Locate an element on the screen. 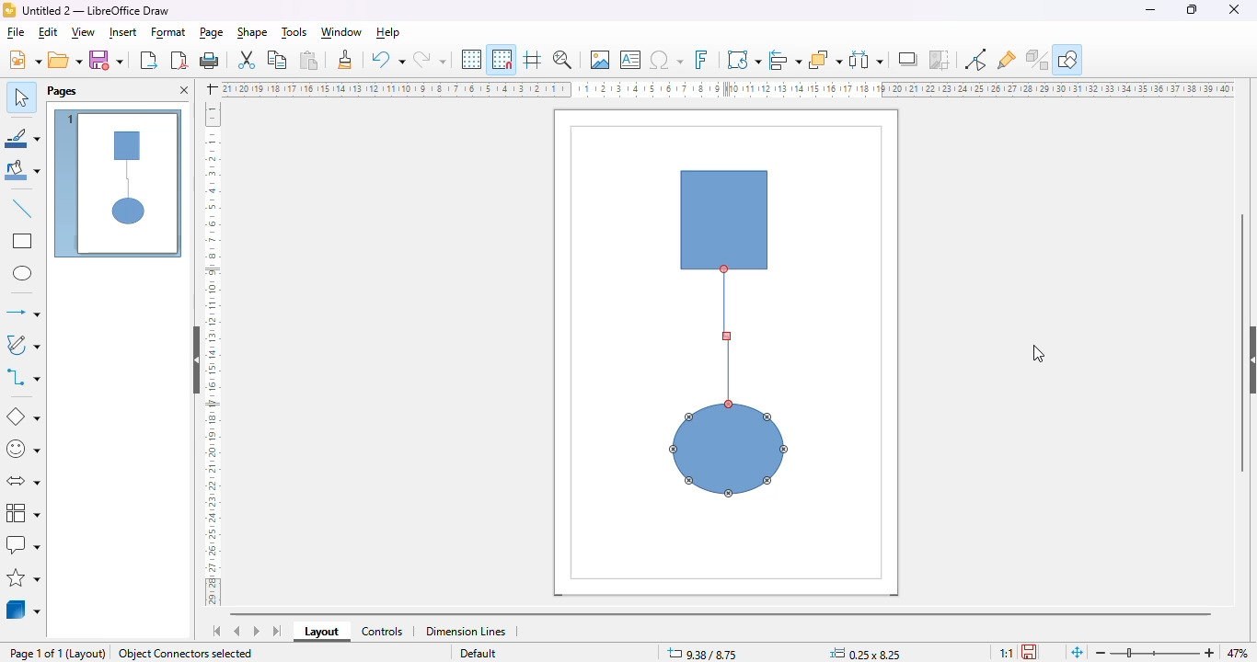 The image size is (1257, 662). close is located at coordinates (1233, 9).